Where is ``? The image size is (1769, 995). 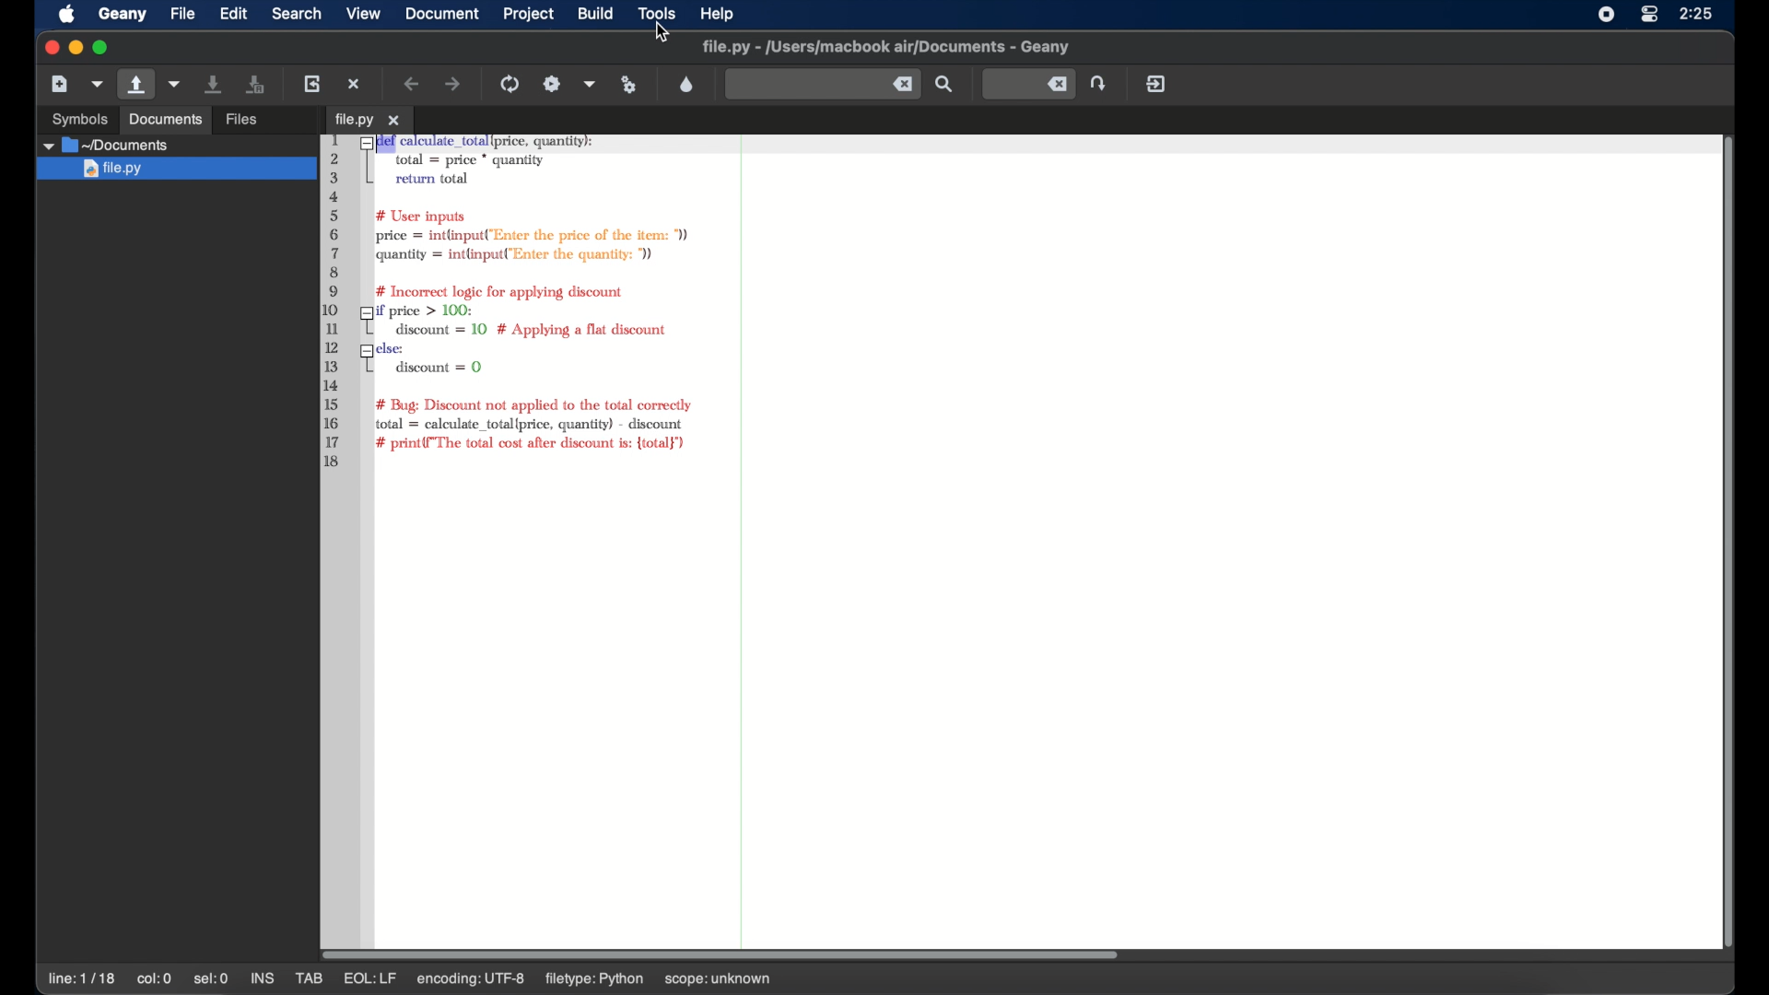  is located at coordinates (165, 120).